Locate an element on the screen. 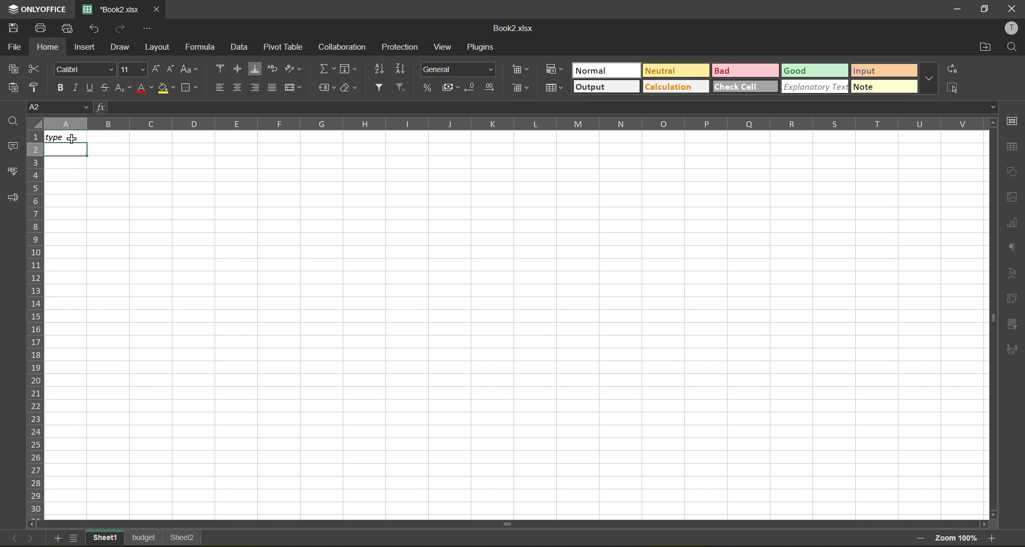 This screenshot has height=547, width=1025. cell address is located at coordinates (57, 107).